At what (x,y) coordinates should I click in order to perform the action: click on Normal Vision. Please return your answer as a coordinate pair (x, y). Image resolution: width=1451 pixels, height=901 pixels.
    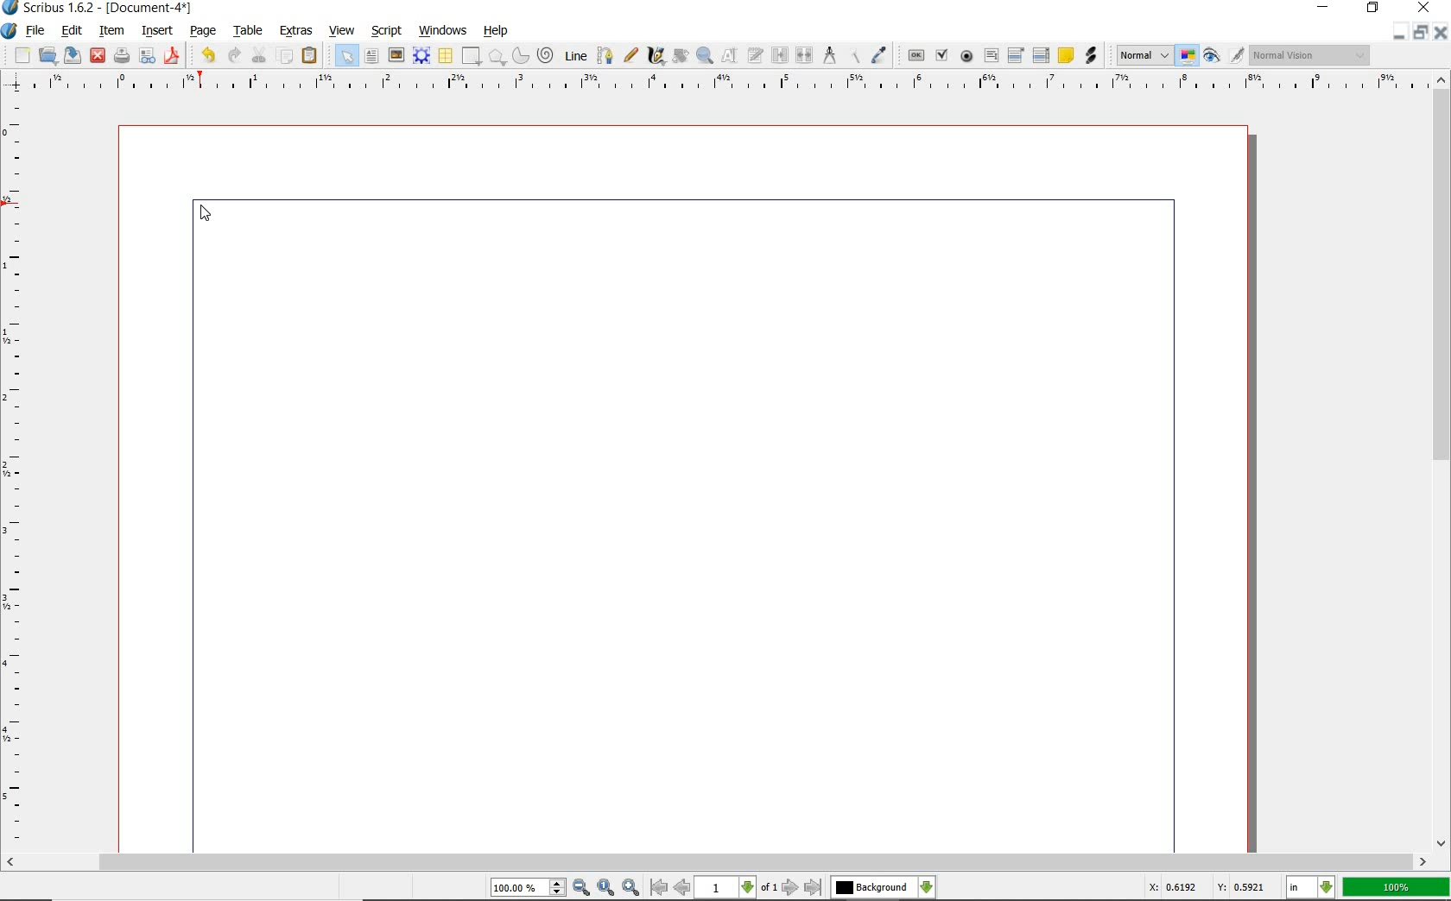
    Looking at the image, I should click on (1309, 54).